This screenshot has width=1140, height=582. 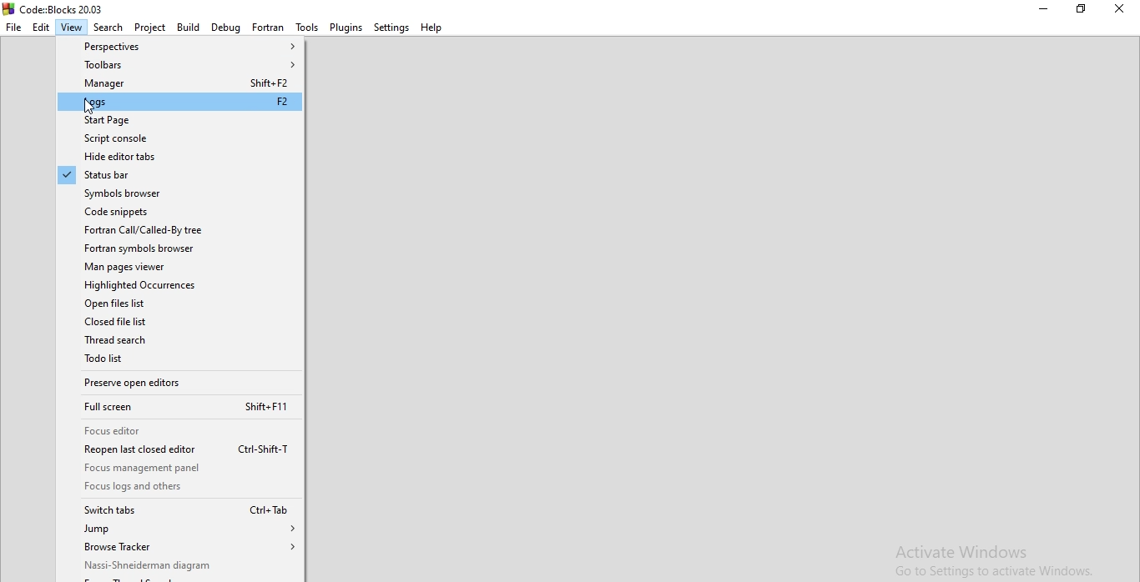 I want to click on switch tabs, so click(x=181, y=510).